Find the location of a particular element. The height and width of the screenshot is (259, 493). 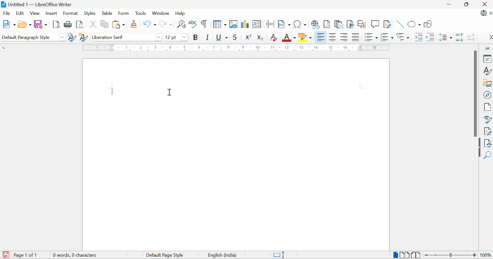

11 is located at coordinates (273, 47).